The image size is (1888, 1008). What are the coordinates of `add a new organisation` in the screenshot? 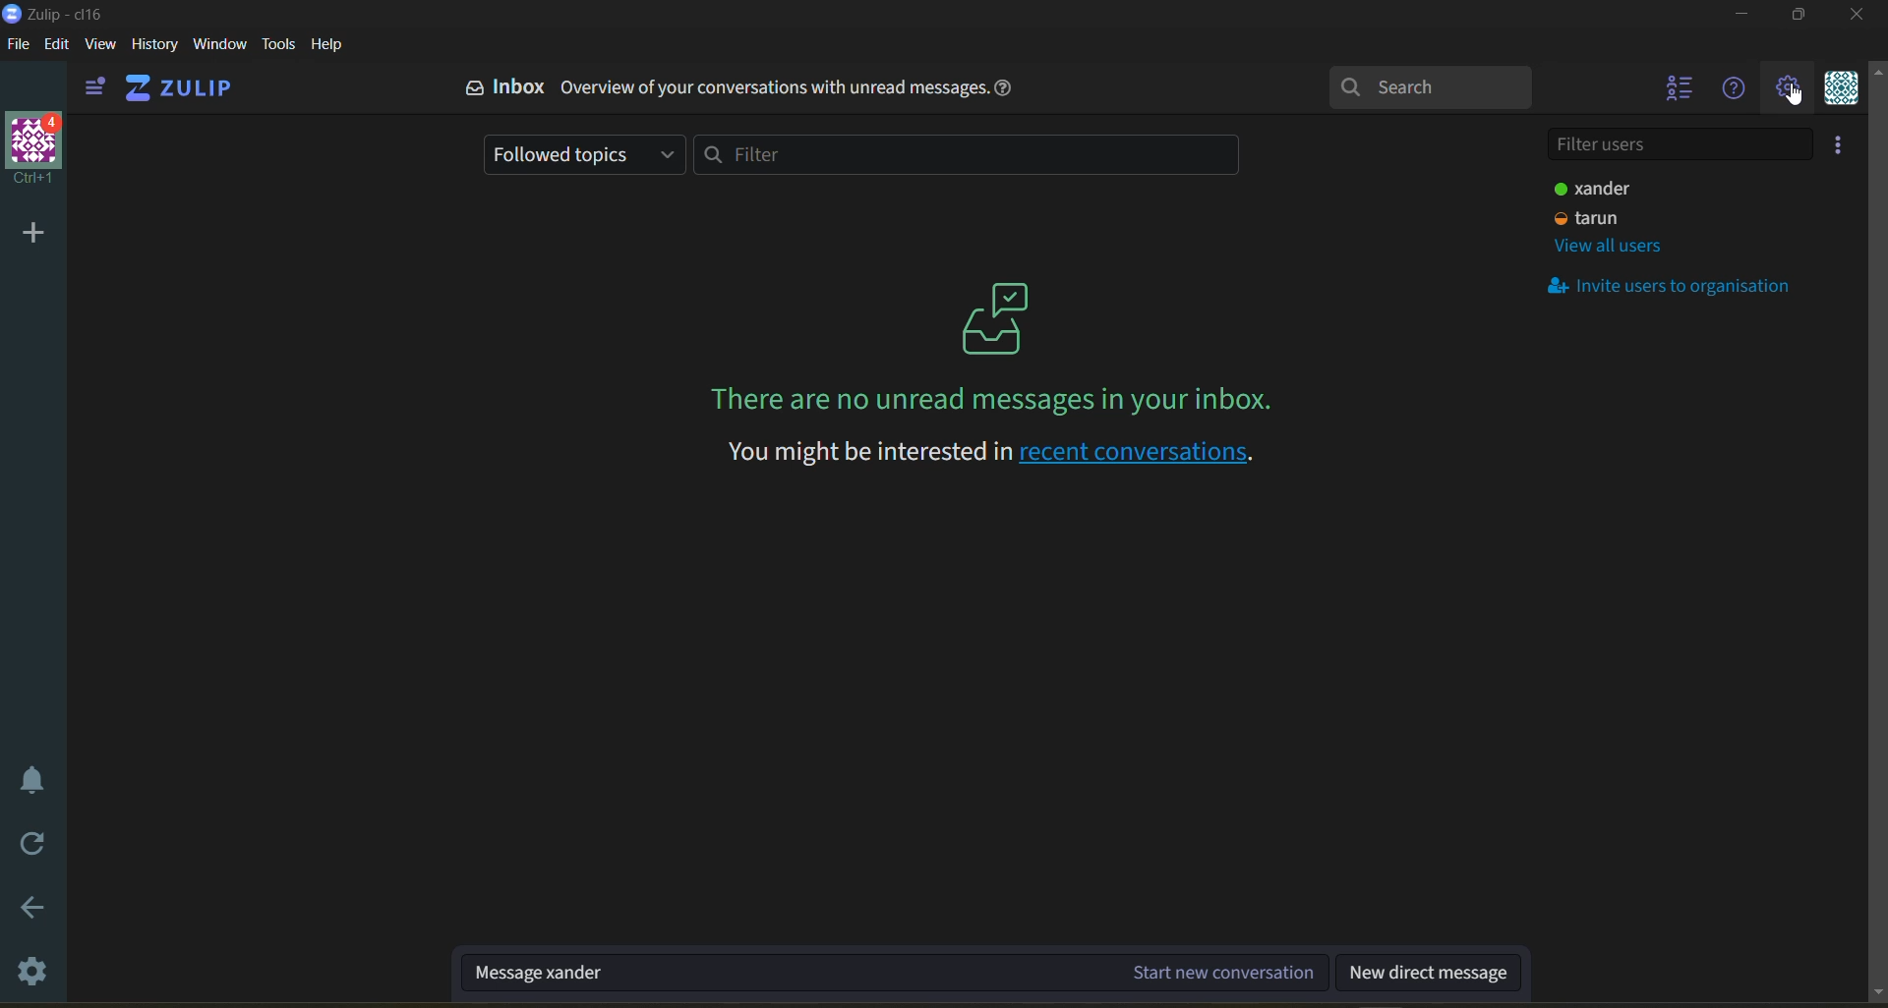 It's located at (31, 233).